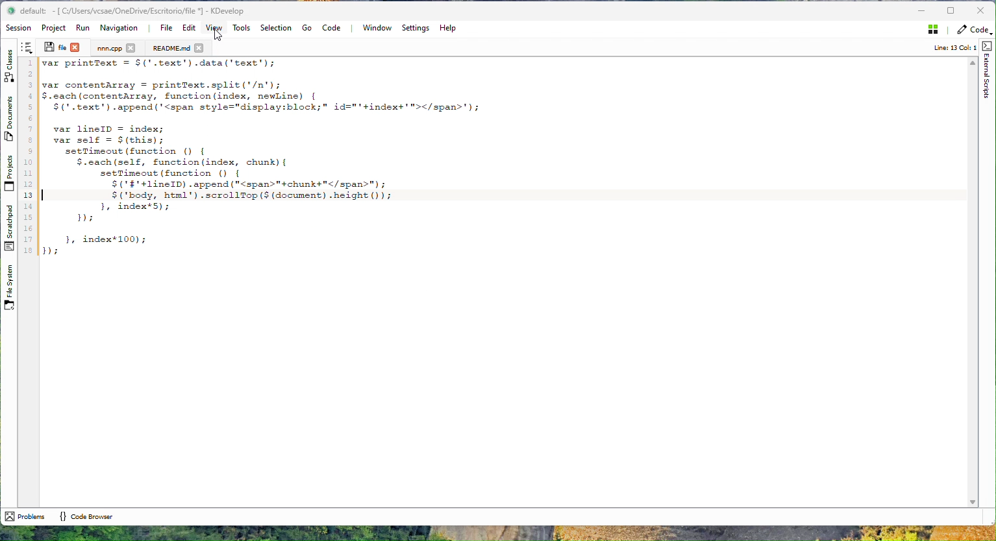  What do you see at coordinates (447, 28) in the screenshot?
I see `Help` at bounding box center [447, 28].